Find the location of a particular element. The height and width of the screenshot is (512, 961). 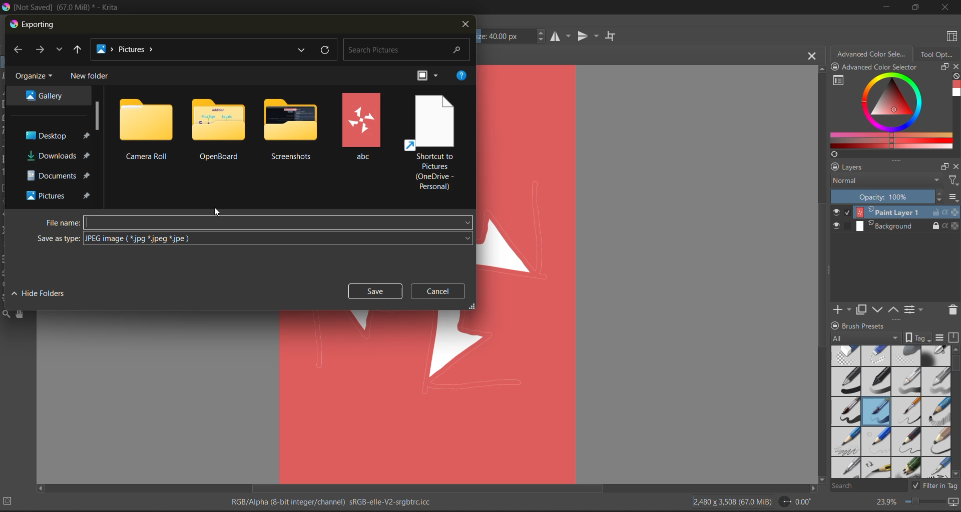

file destination is located at coordinates (58, 194).